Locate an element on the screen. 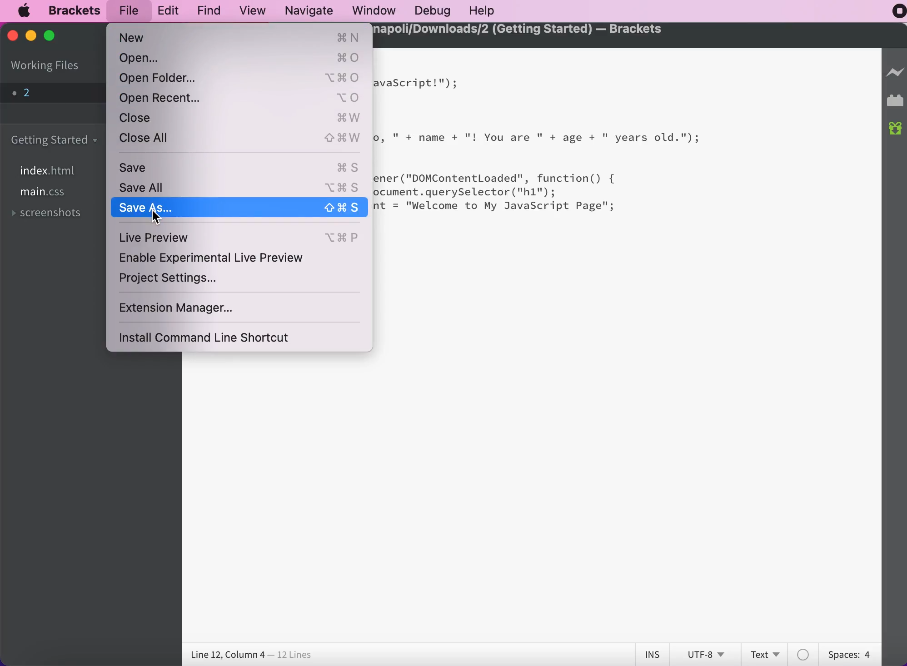 This screenshot has width=907, height=666. cursor is located at coordinates (155, 217).